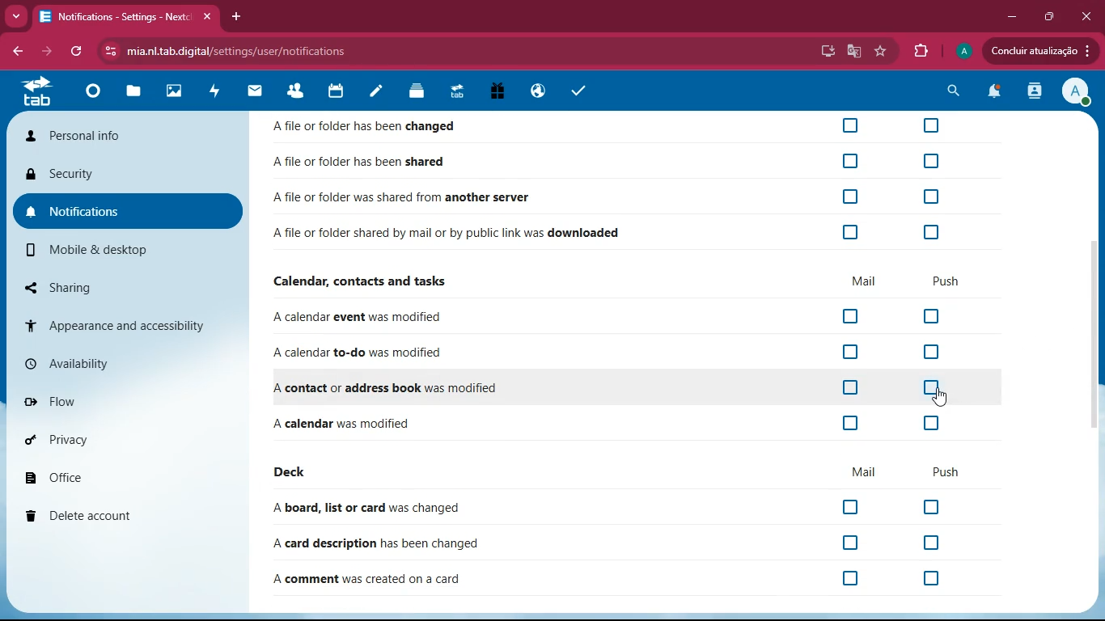 This screenshot has height=621, width=1105. Describe the element at coordinates (950, 91) in the screenshot. I see `search` at that location.